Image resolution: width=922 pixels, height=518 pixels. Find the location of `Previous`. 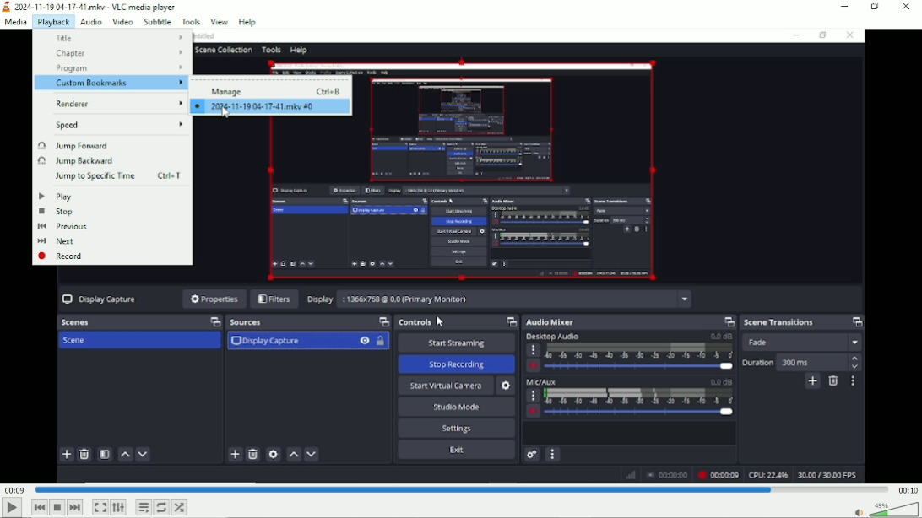

Previous is located at coordinates (40, 507).